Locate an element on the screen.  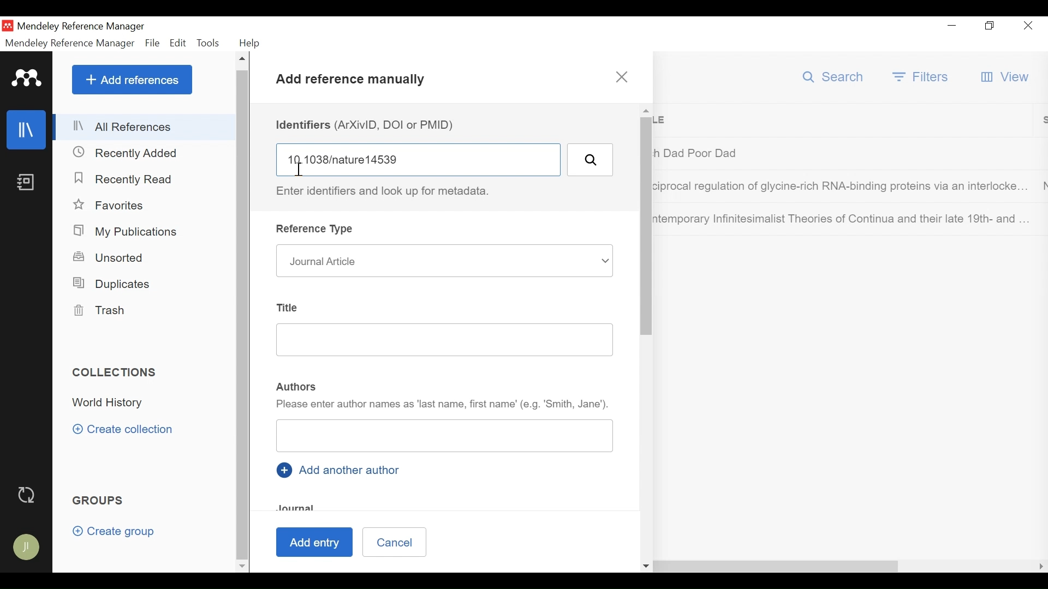
Collections is located at coordinates (116, 372).